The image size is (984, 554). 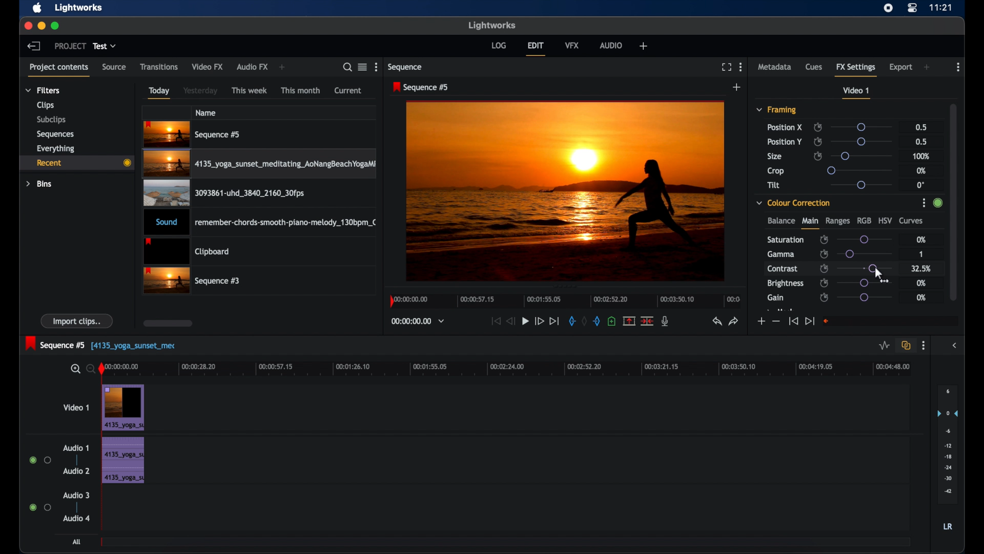 I want to click on toggle auto track sync, so click(x=906, y=346).